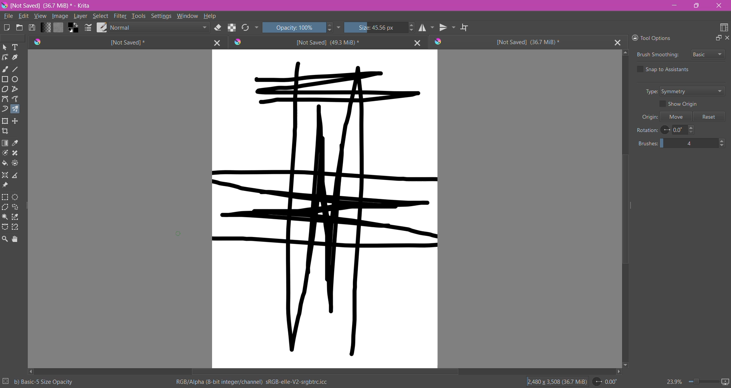  What do you see at coordinates (656, 37) in the screenshot?
I see `Tool Options` at bounding box center [656, 37].